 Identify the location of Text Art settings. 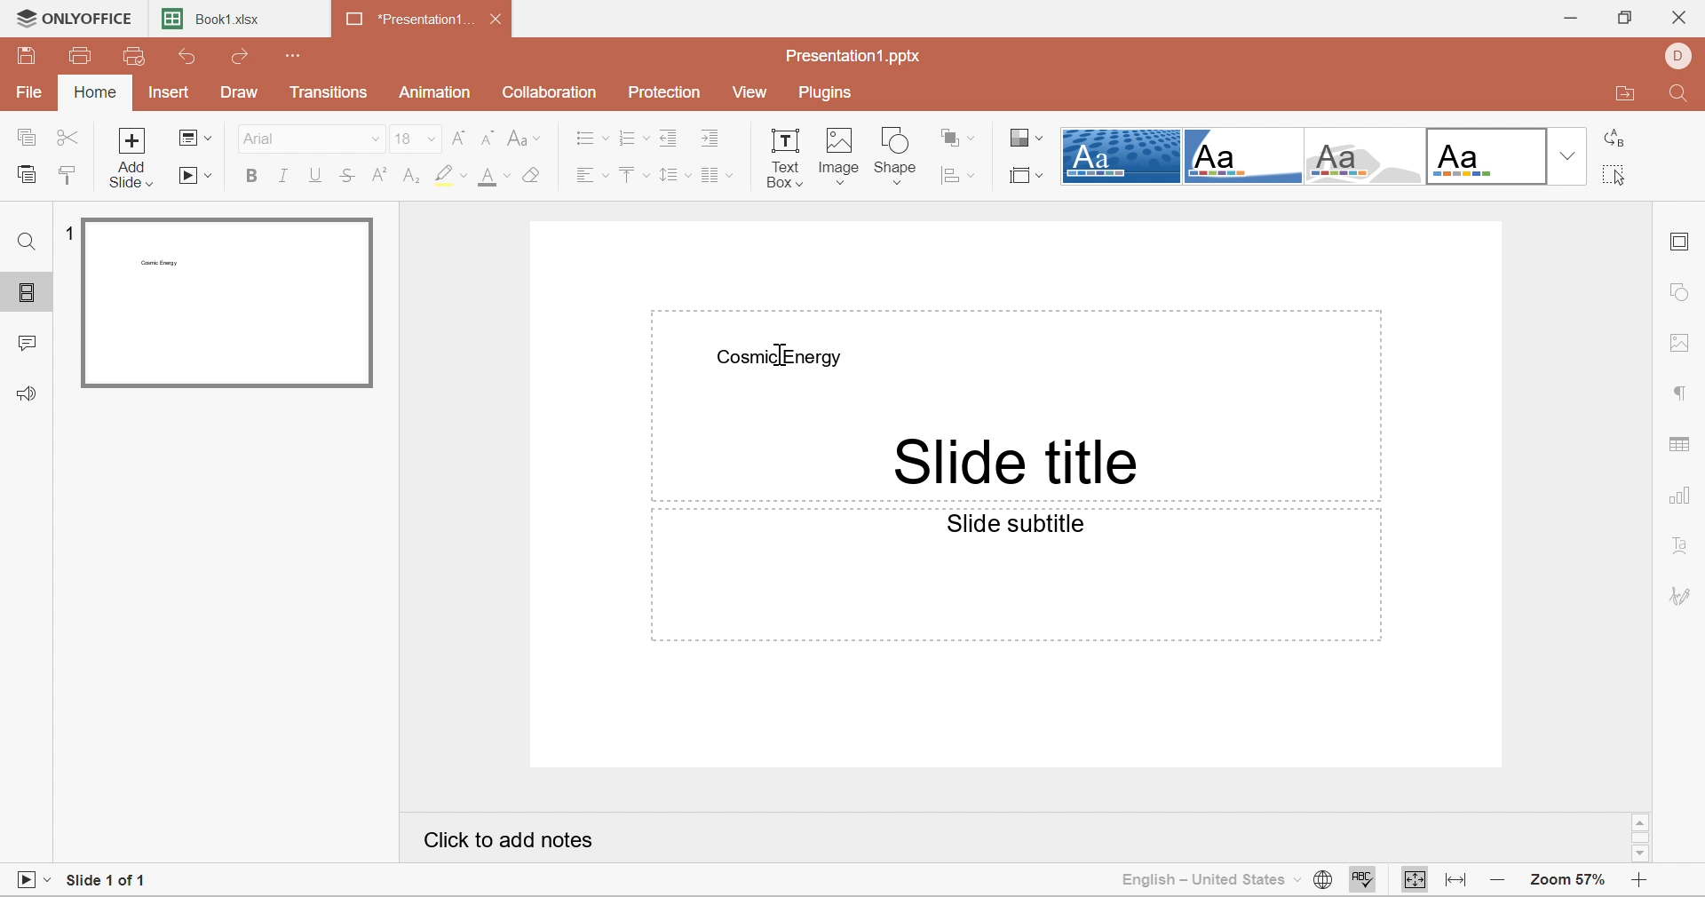
(1685, 548).